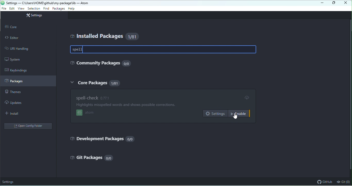 This screenshot has width=352, height=186. Describe the element at coordinates (114, 83) in the screenshot. I see `81` at that location.